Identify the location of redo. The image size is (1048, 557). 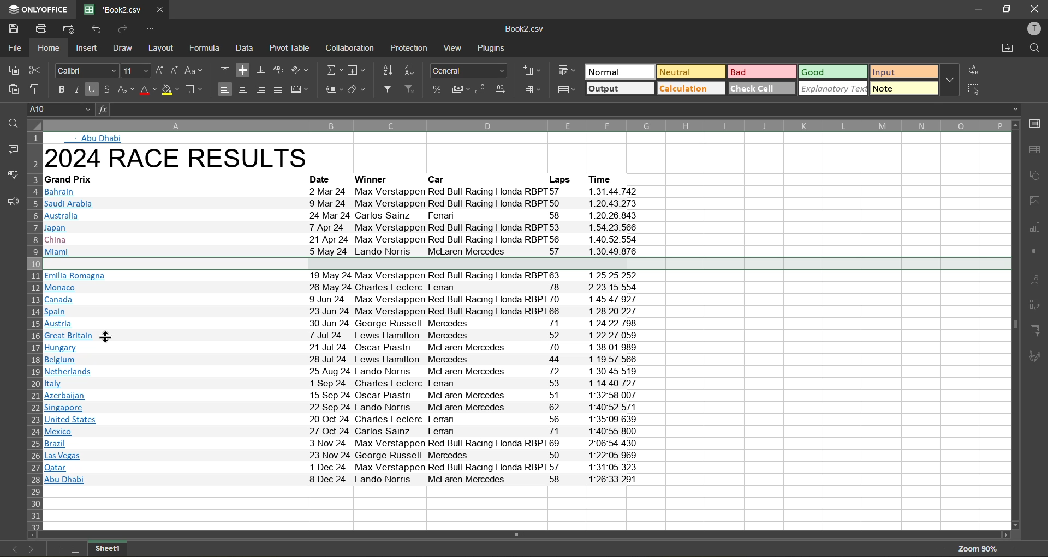
(123, 31).